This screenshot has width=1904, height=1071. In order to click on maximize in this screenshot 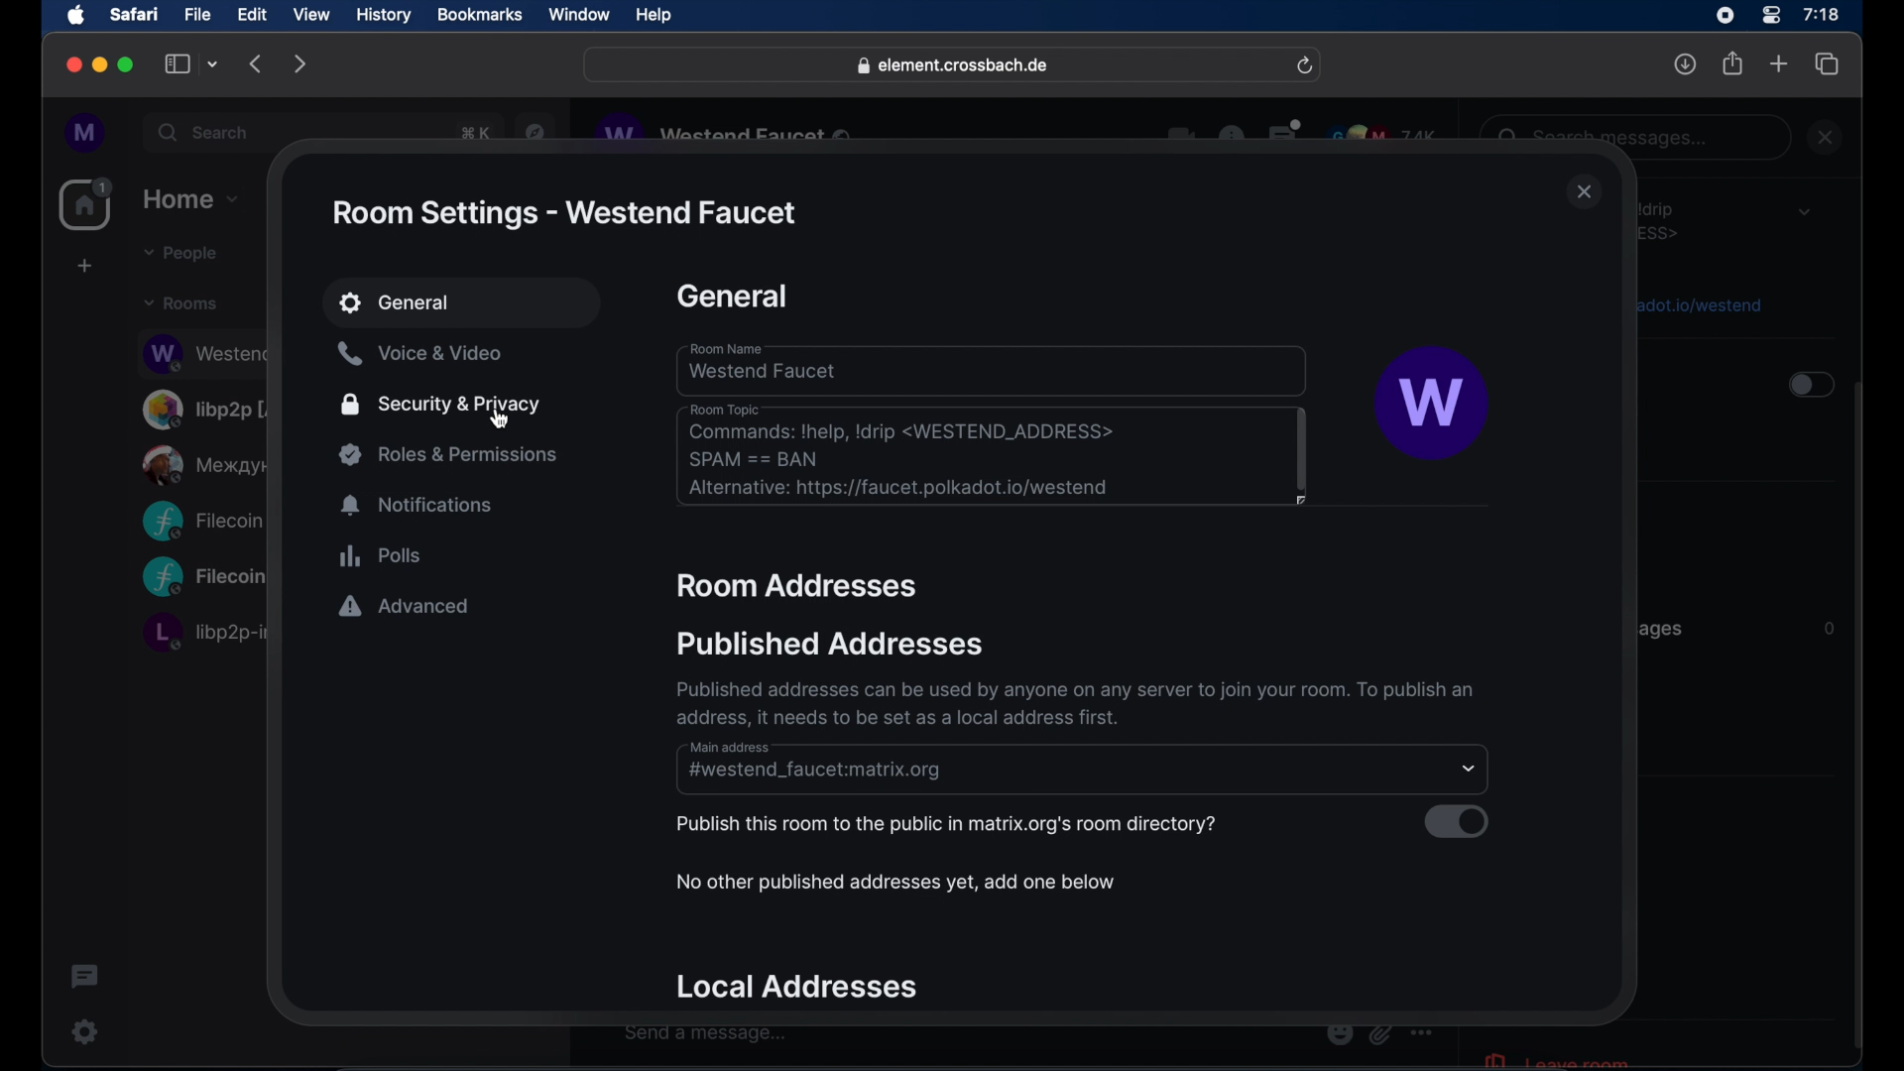, I will do `click(128, 64)`.